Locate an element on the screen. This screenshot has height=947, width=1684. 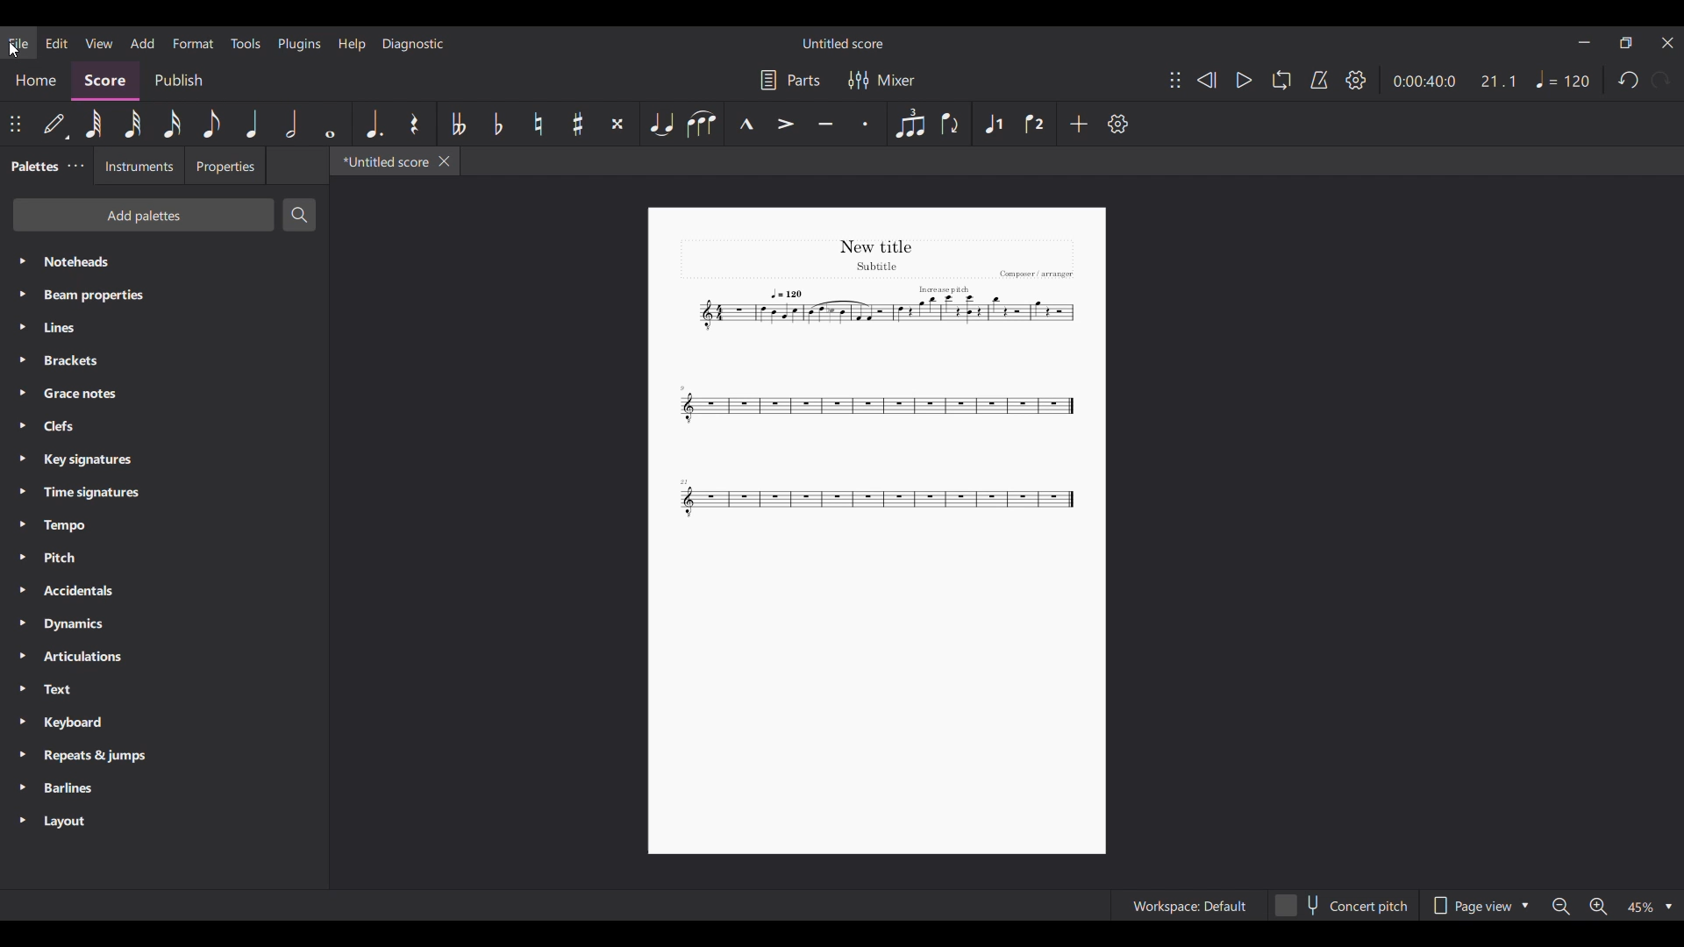
Slur is located at coordinates (703, 124).